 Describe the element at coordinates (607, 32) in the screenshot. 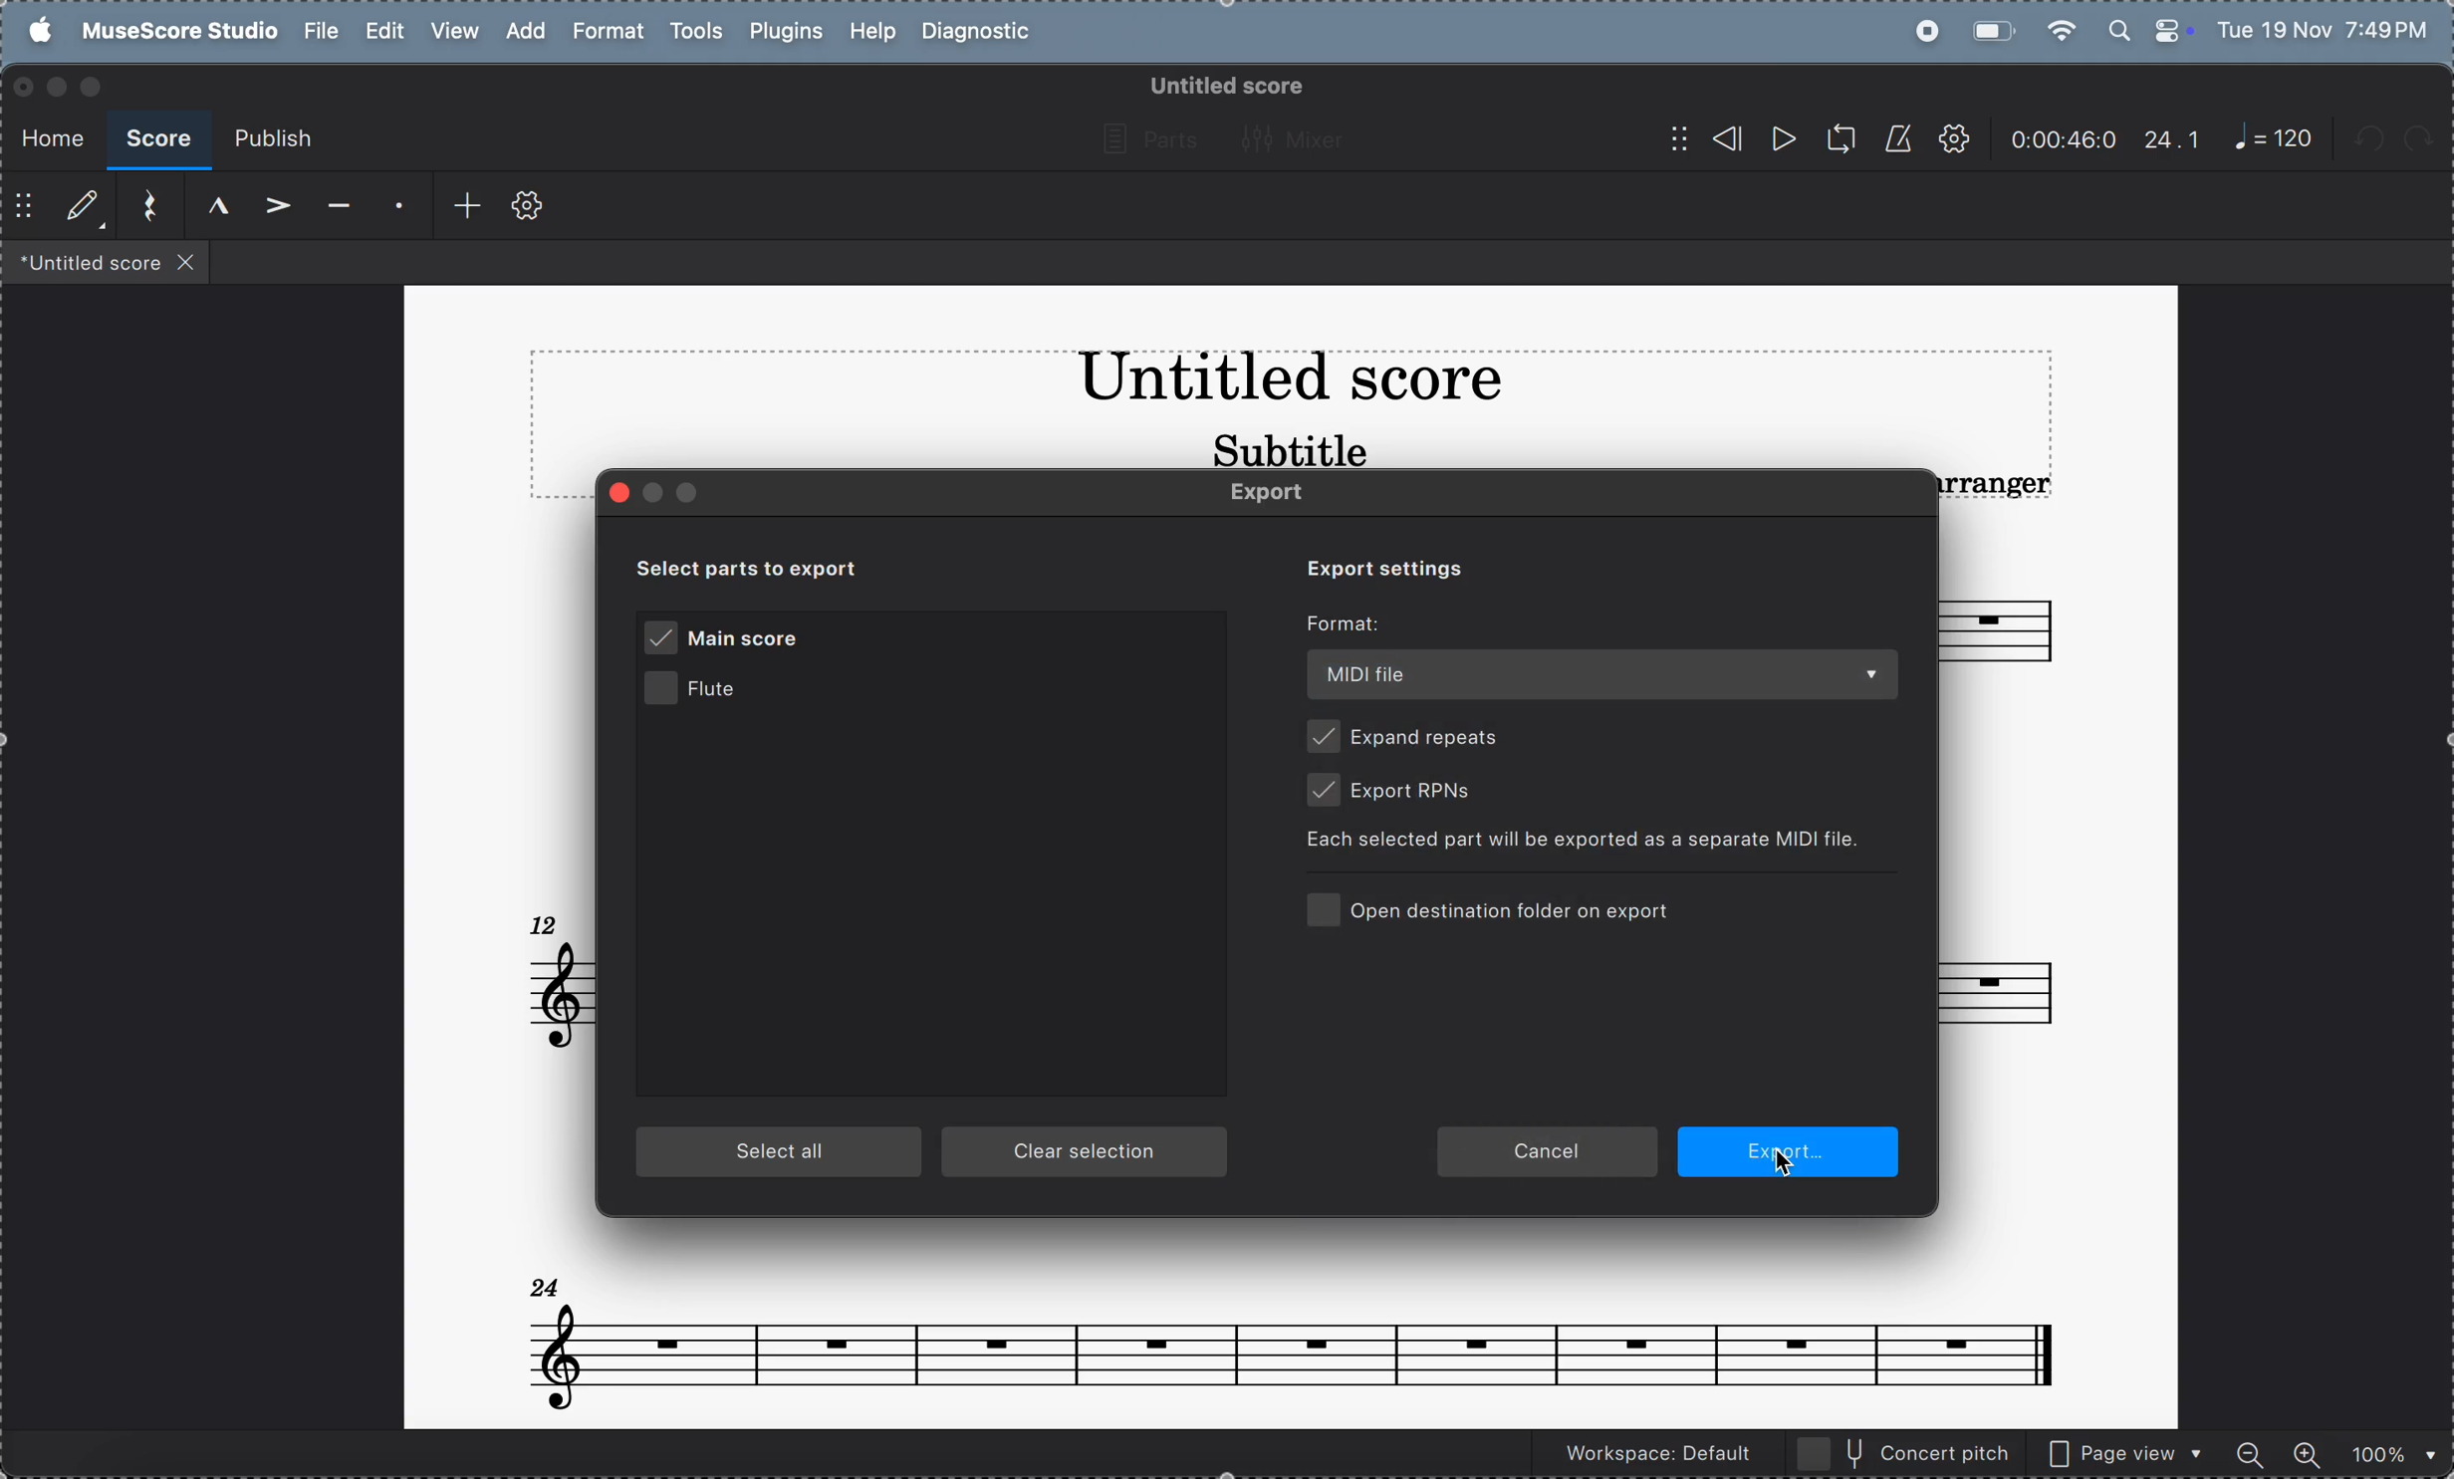

I see `format` at that location.